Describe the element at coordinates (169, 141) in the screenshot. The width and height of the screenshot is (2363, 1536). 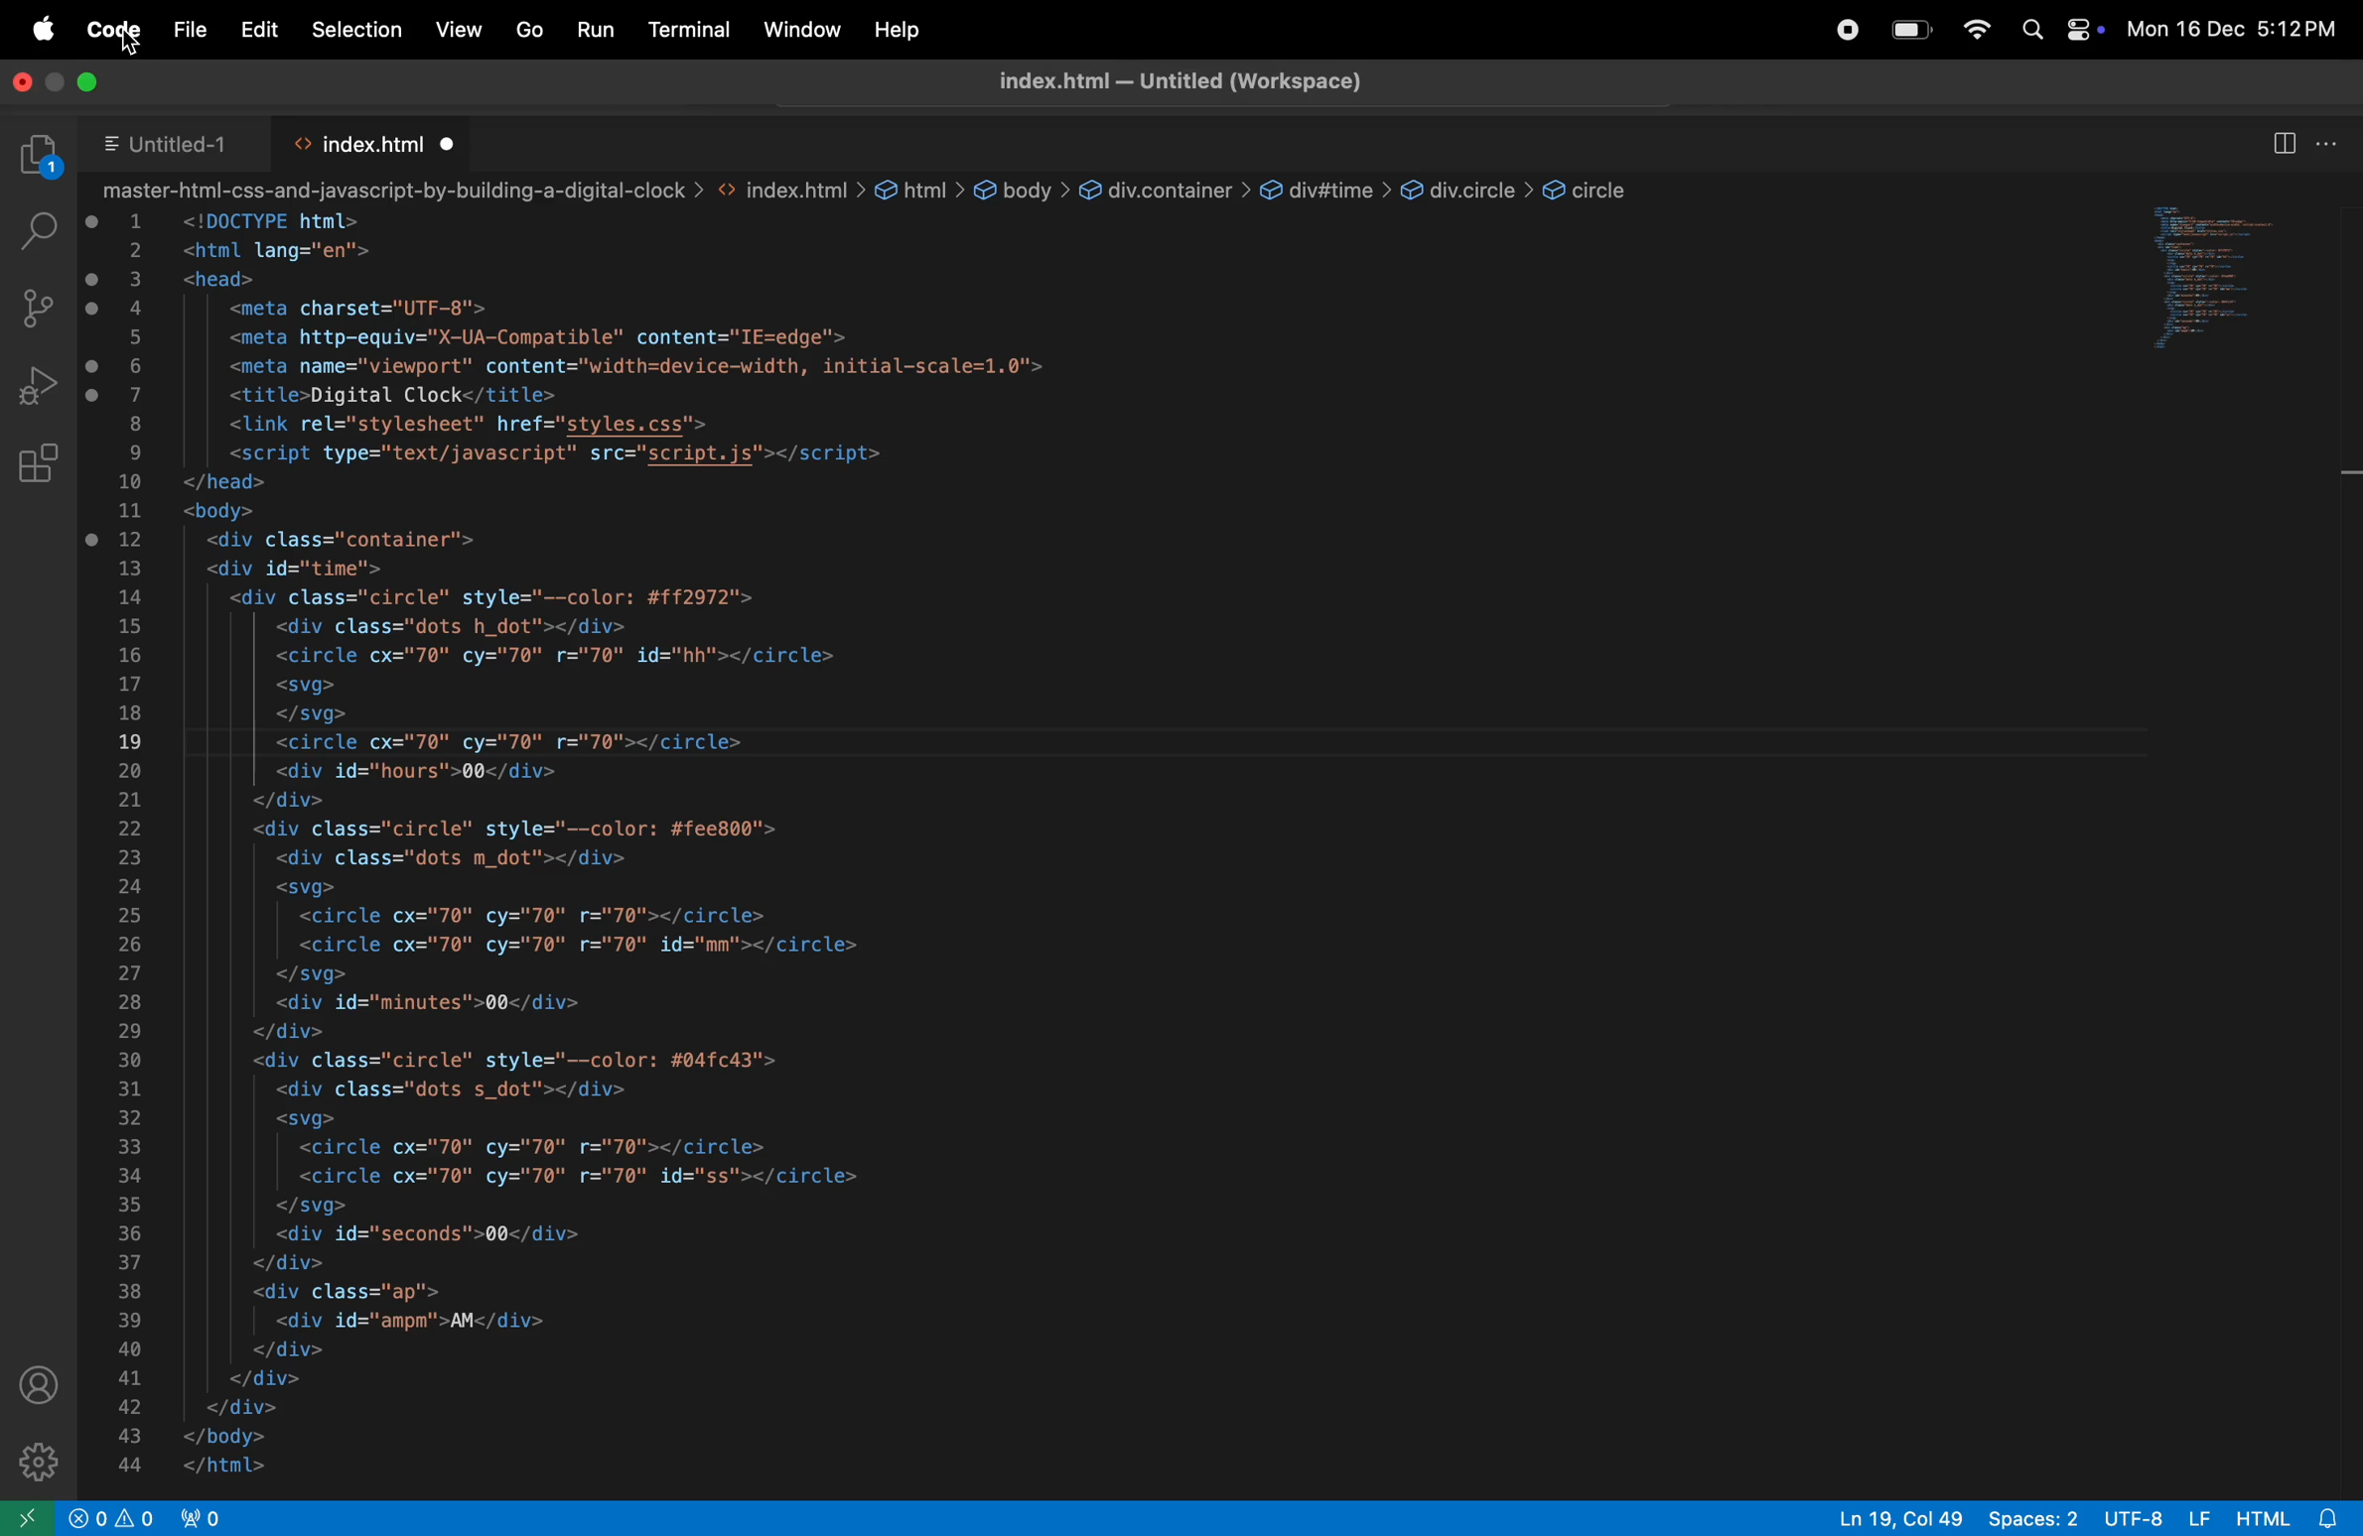
I see `untitled 1` at that location.